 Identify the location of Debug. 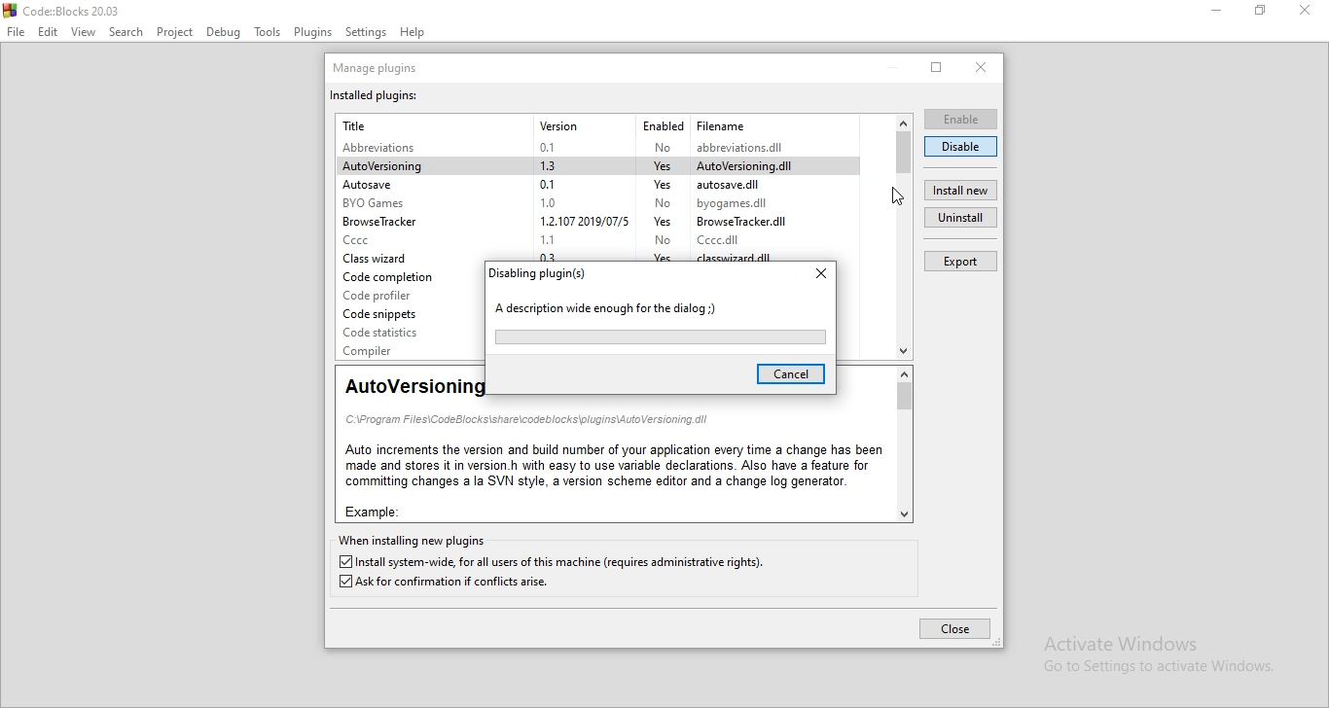
(224, 33).